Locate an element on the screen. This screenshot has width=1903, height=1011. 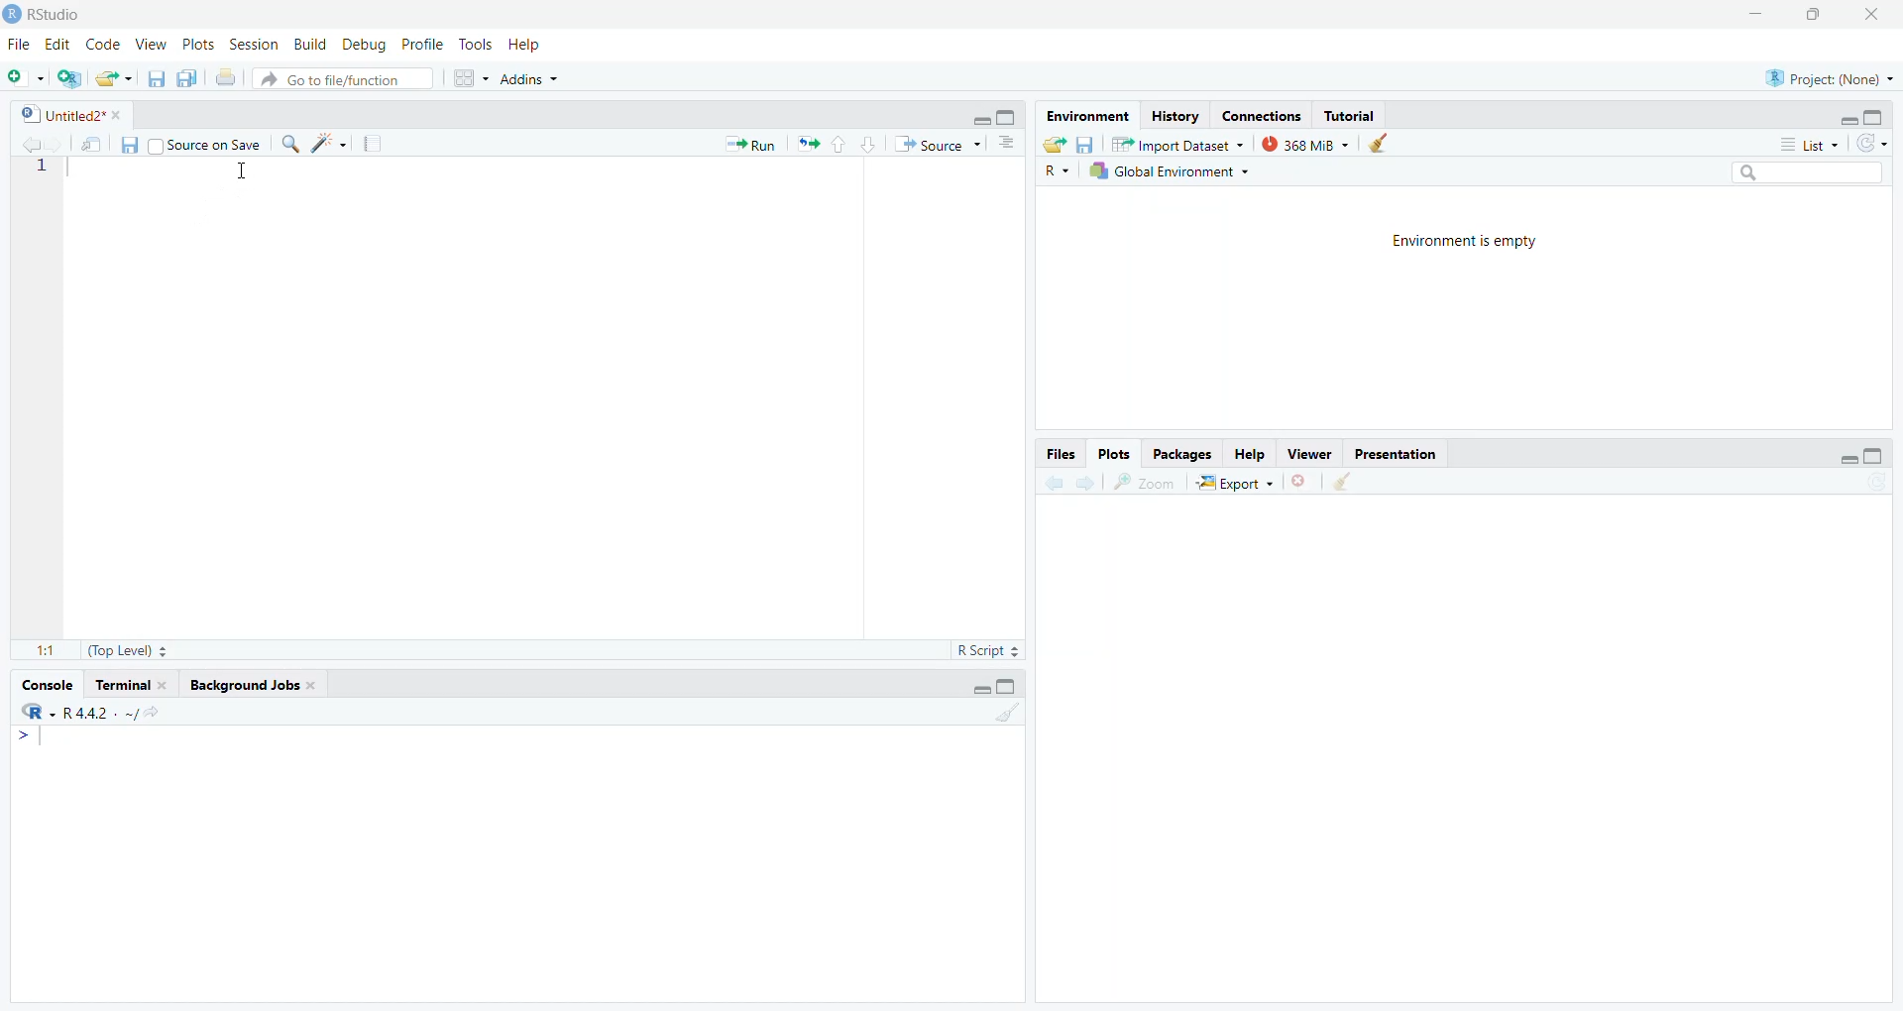
minimise is located at coordinates (971, 689).